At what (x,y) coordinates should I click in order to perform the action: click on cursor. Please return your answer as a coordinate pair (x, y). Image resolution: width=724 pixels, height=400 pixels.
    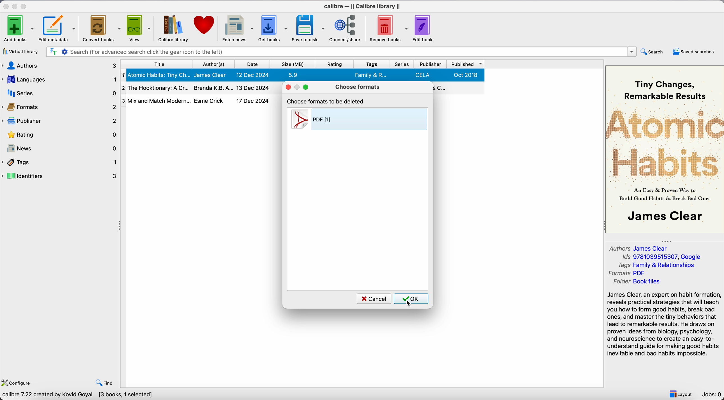
    Looking at the image, I should click on (408, 32).